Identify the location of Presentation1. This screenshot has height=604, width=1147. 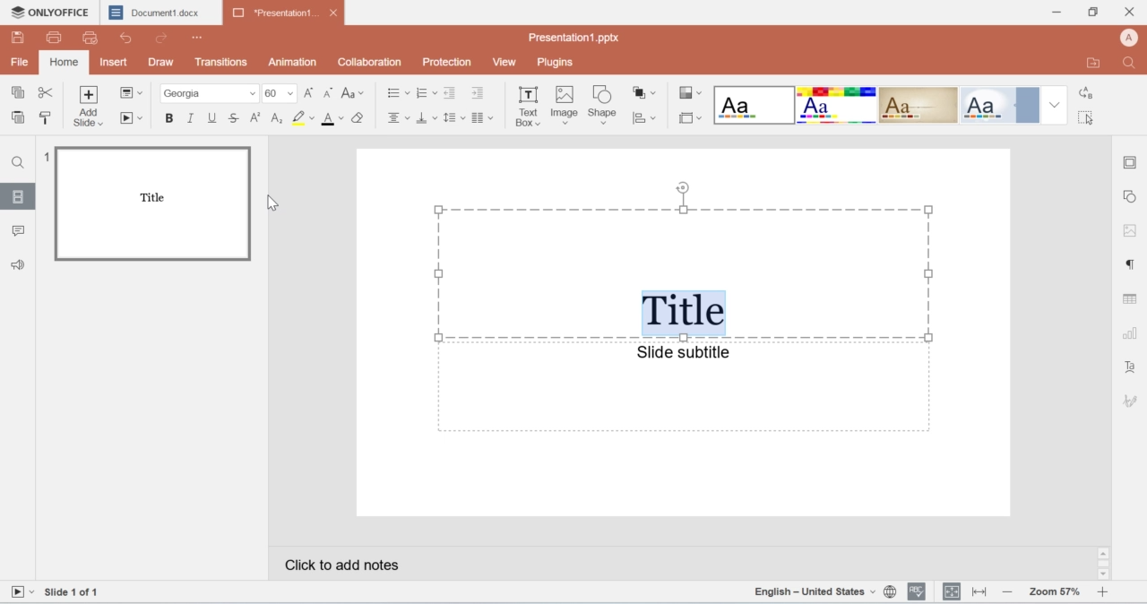
(286, 13).